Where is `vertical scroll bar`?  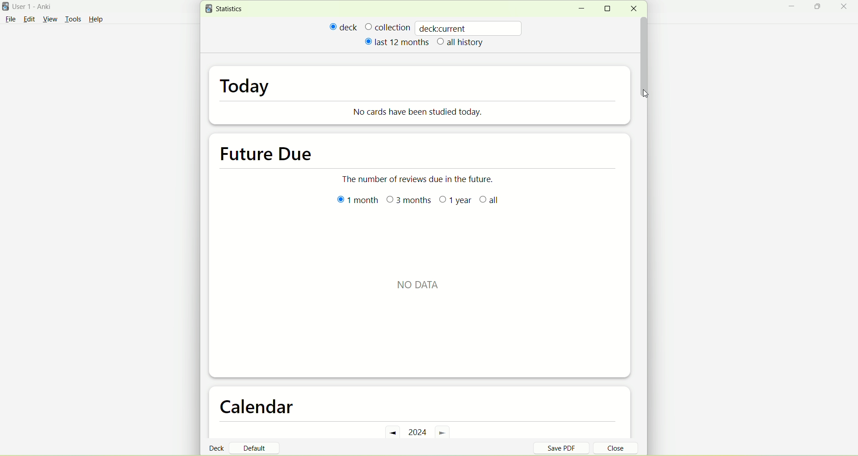 vertical scroll bar is located at coordinates (643, 234).